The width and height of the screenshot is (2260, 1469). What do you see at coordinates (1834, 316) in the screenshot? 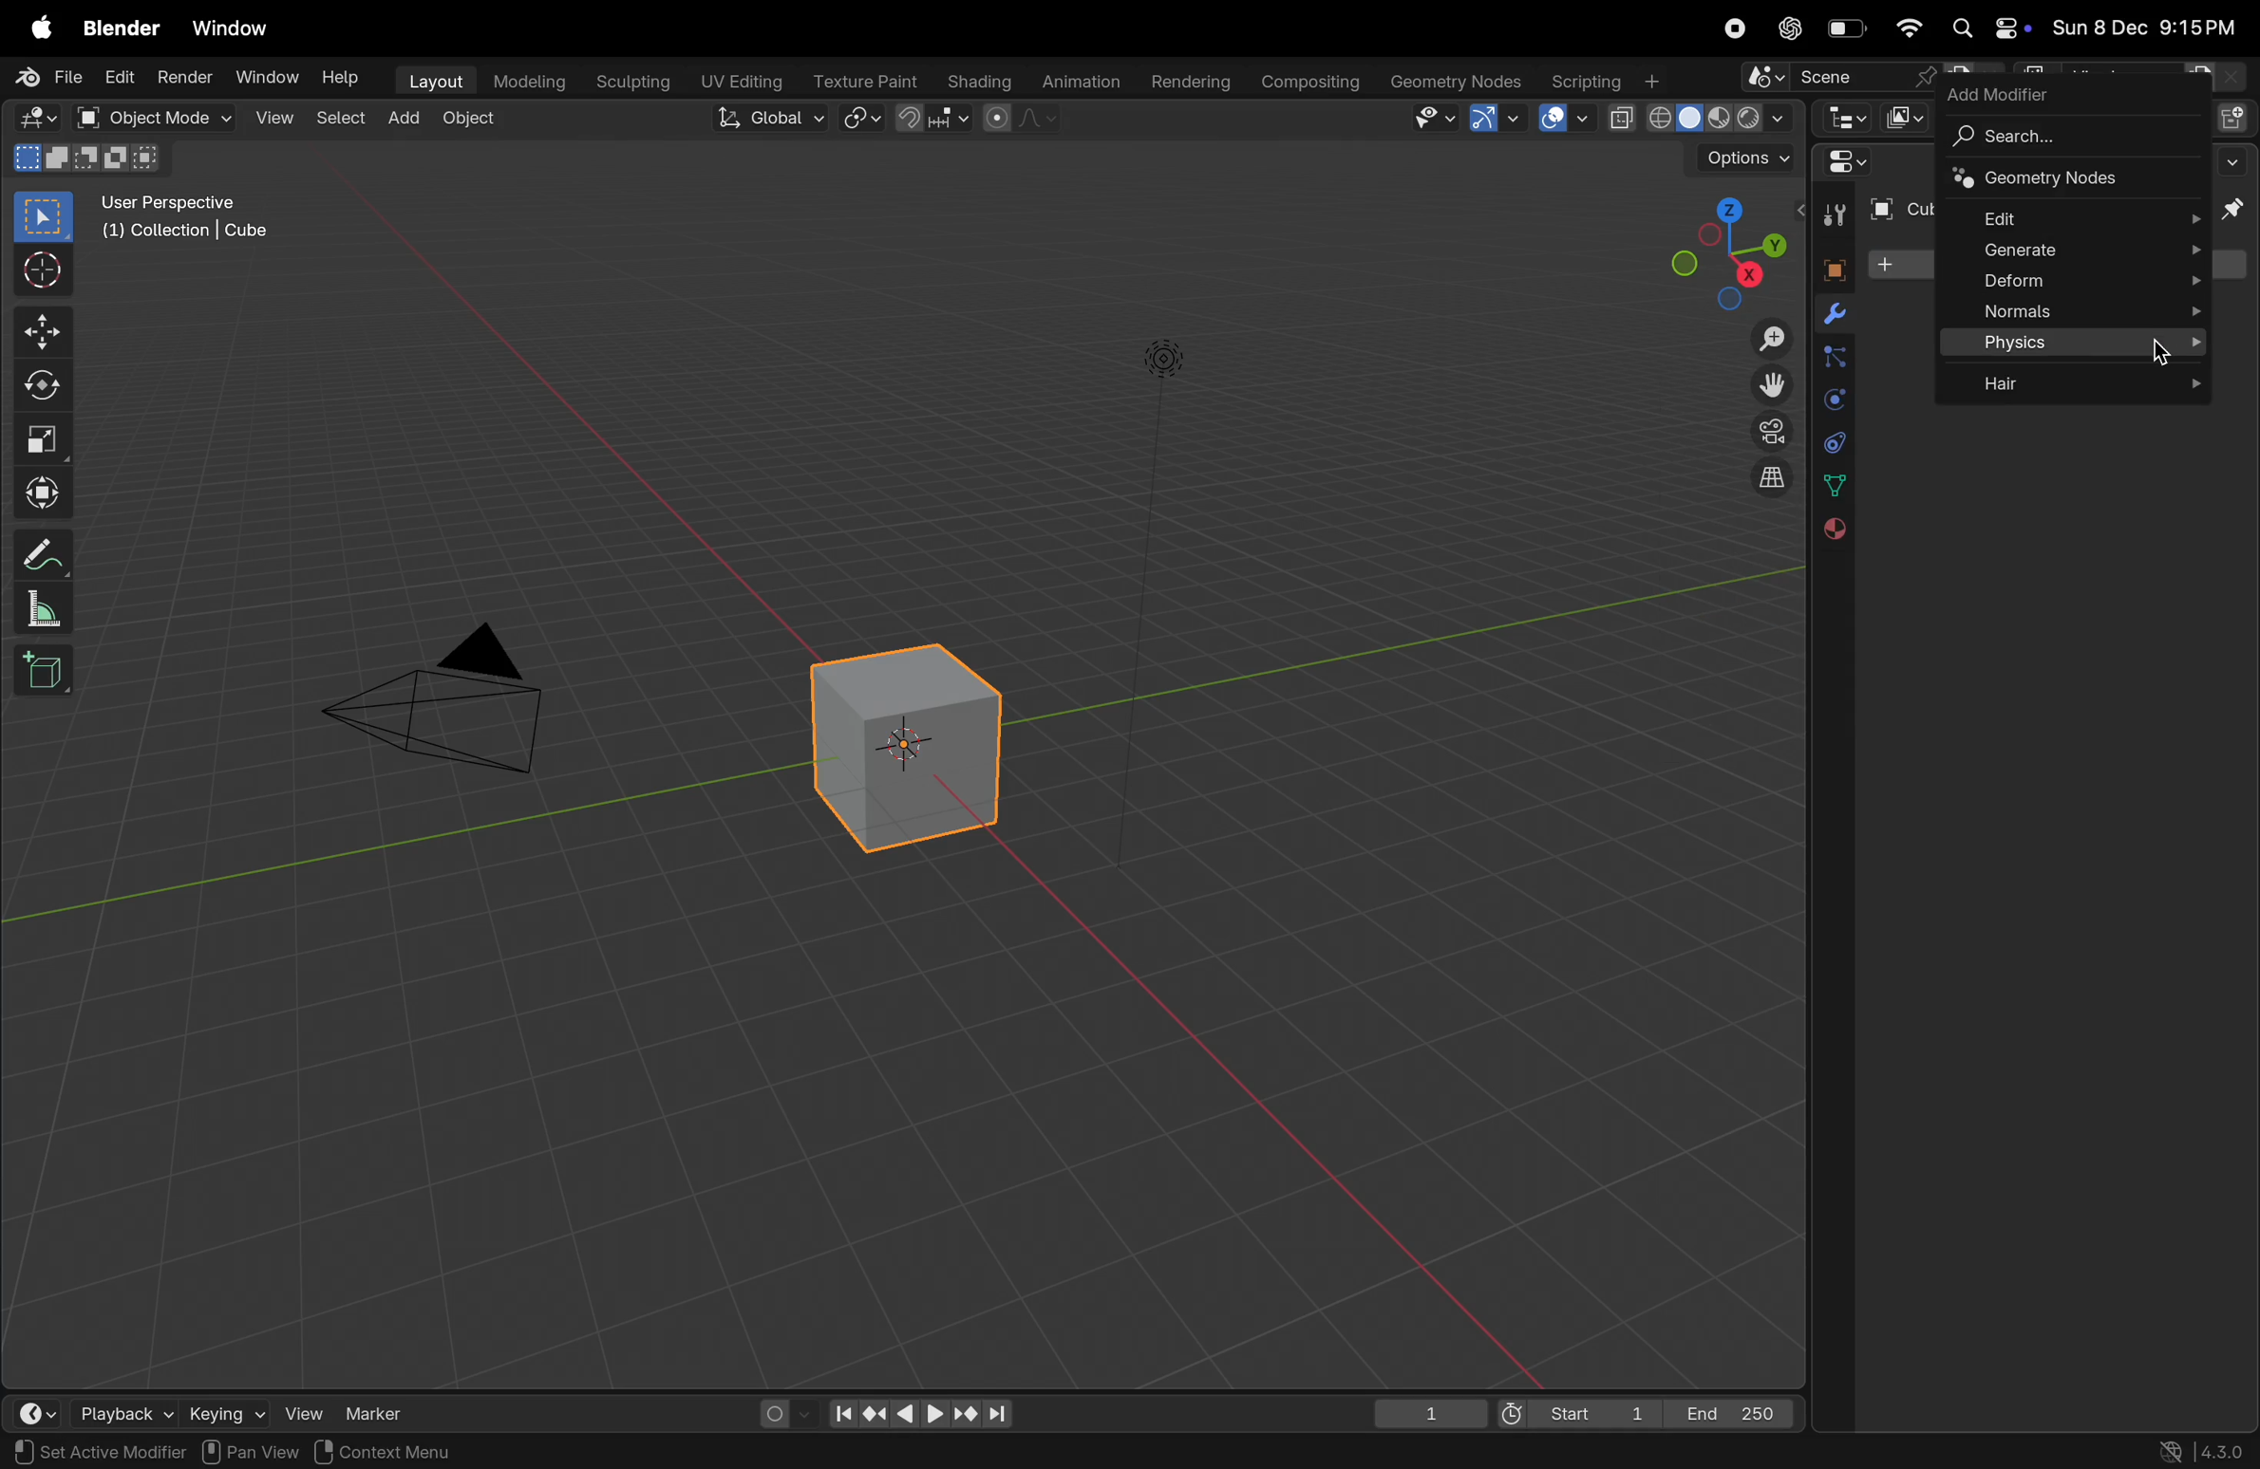
I see `modifiers` at bounding box center [1834, 316].